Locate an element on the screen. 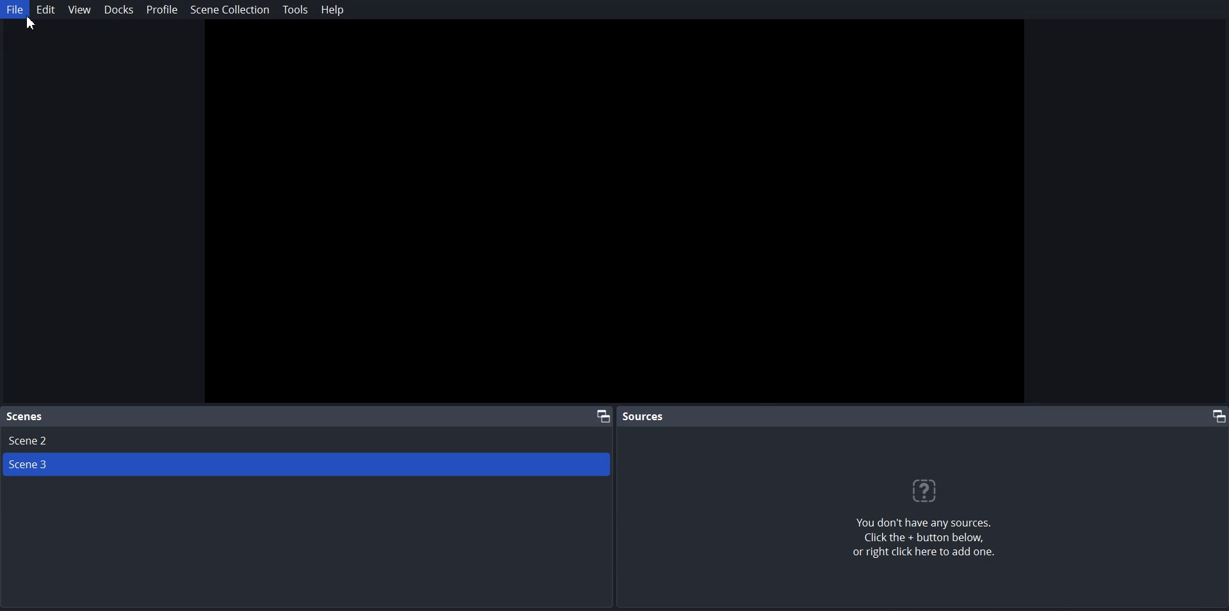 The height and width of the screenshot is (611, 1229). Docks is located at coordinates (118, 10).